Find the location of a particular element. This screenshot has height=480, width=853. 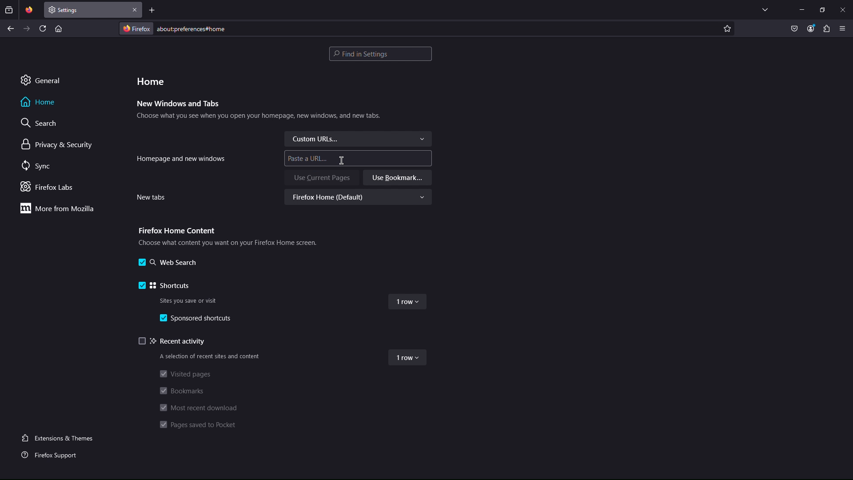

Search bar is located at coordinates (380, 54).